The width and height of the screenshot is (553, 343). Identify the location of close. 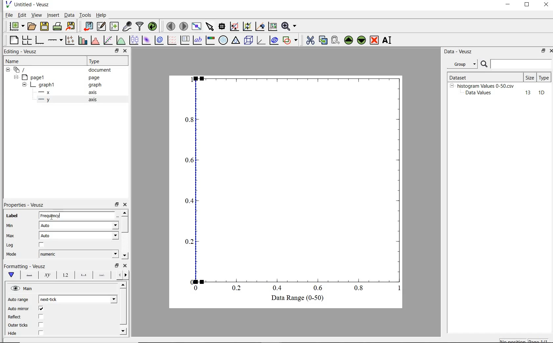
(550, 52).